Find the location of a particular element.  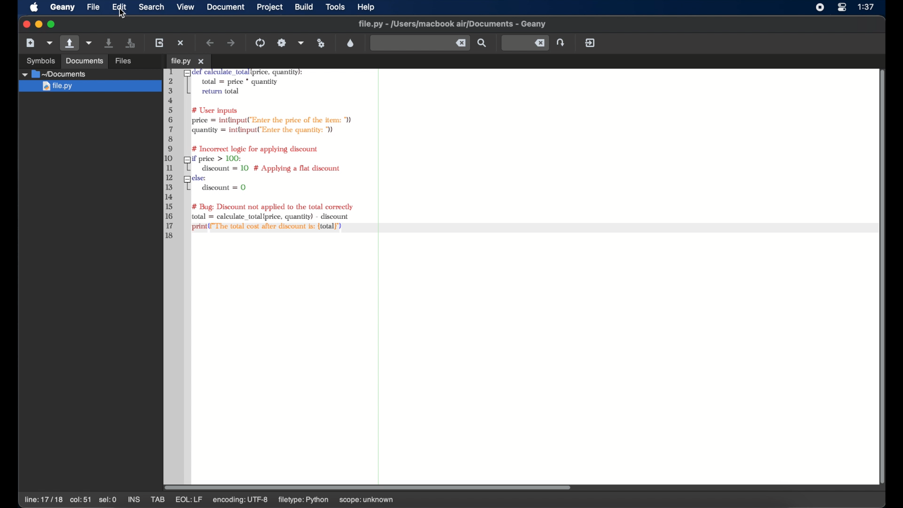

geany is located at coordinates (62, 7).